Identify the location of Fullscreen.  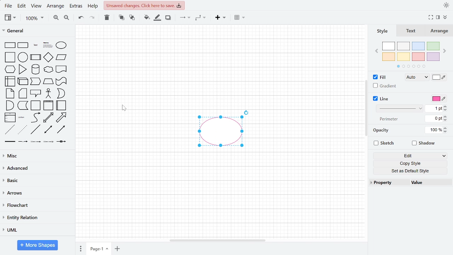
(431, 17).